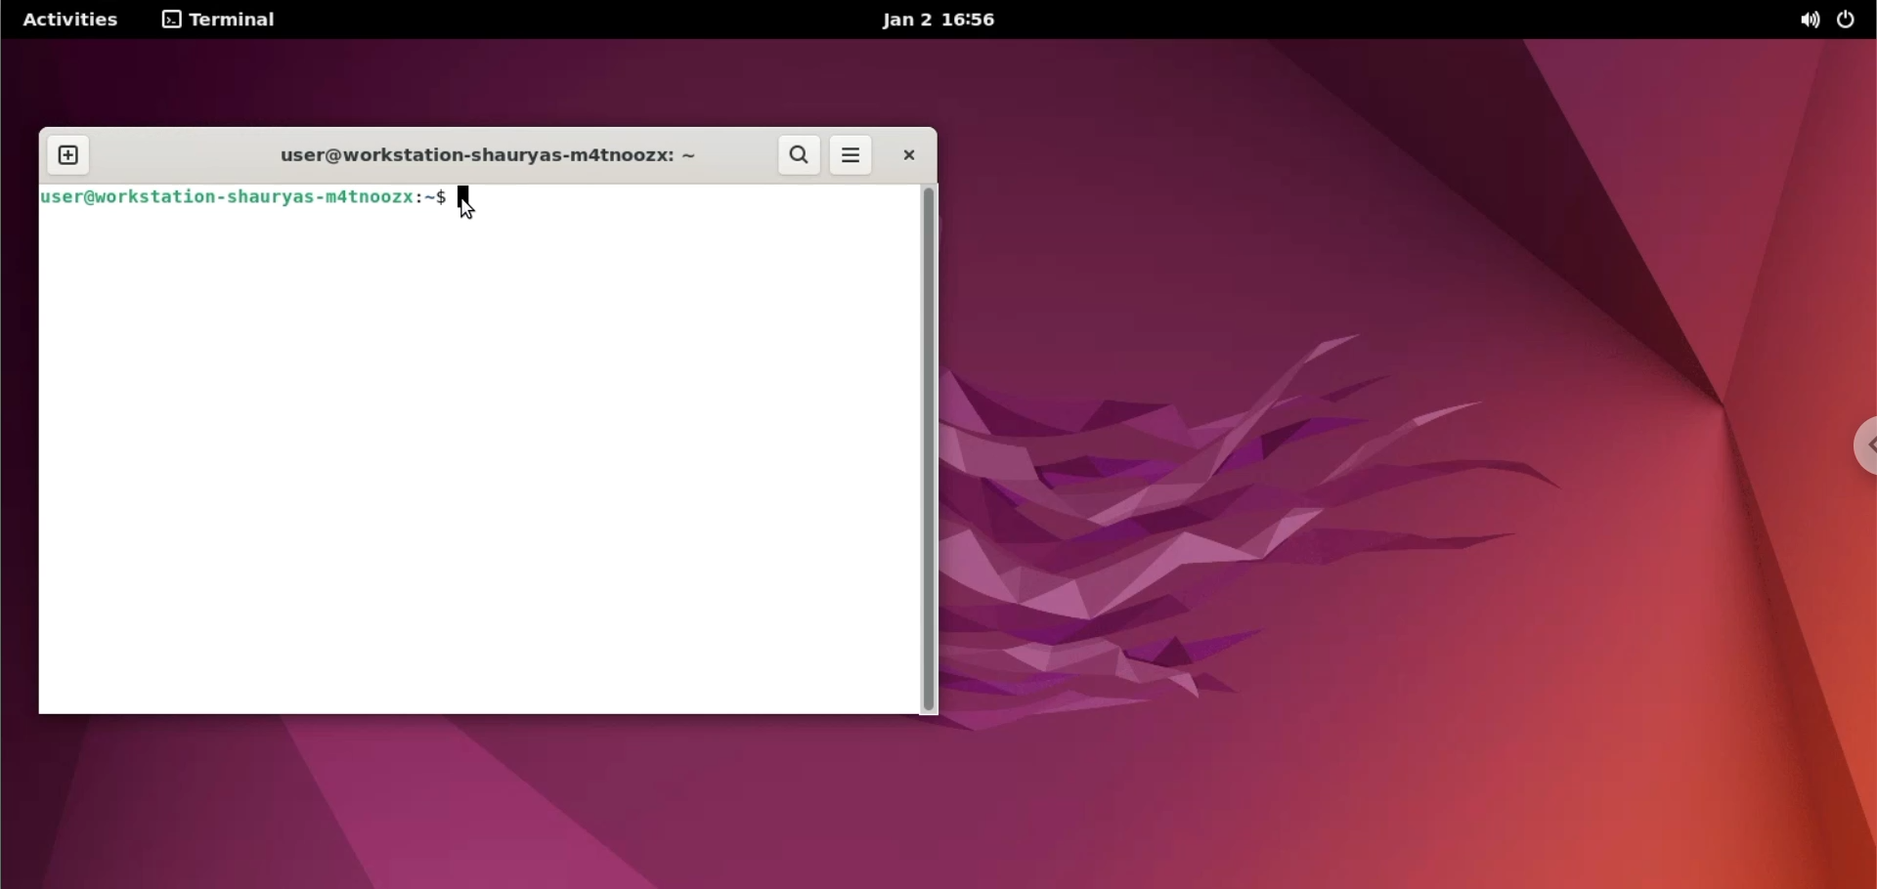  I want to click on power options, so click(1851, 21).